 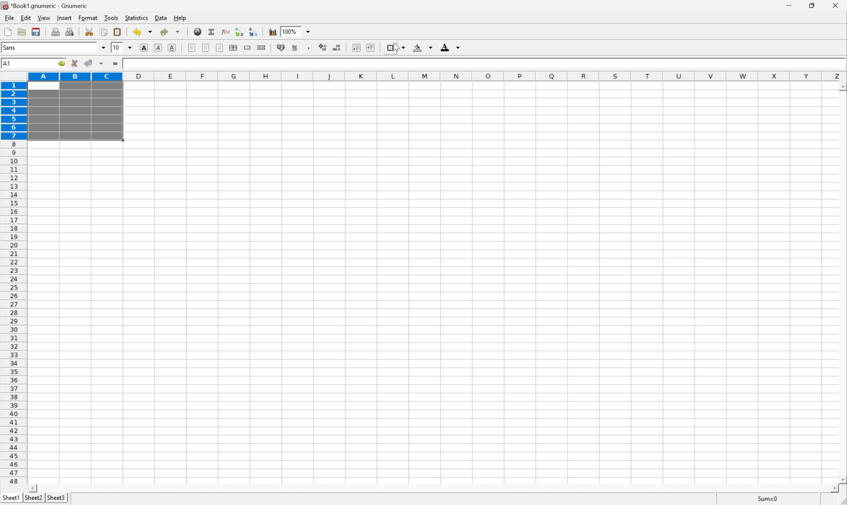 I want to click on print preview, so click(x=70, y=31).